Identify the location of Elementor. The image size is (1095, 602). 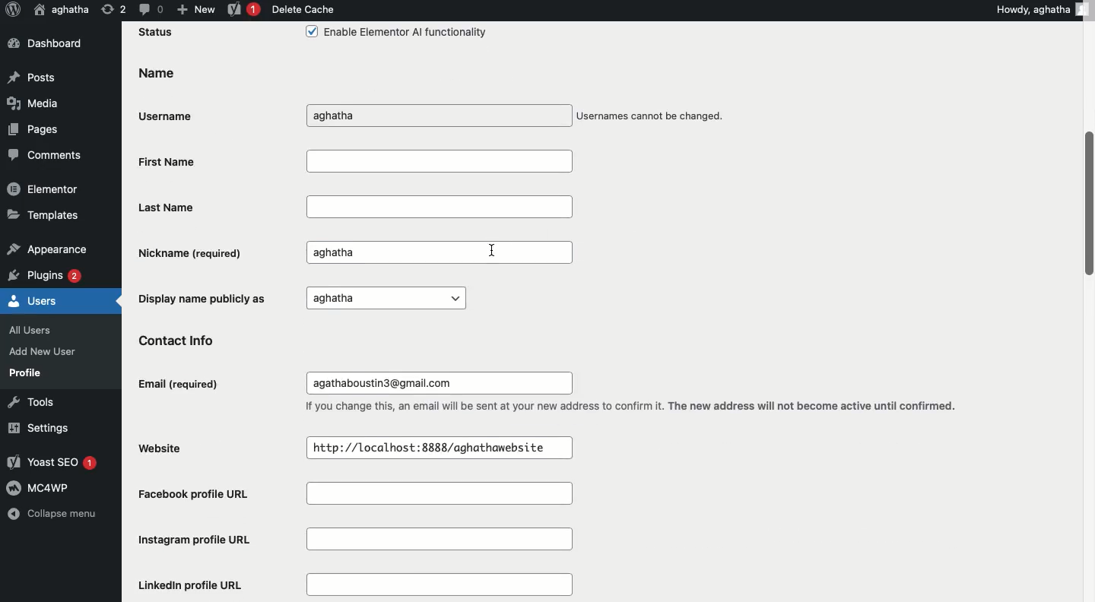
(44, 188).